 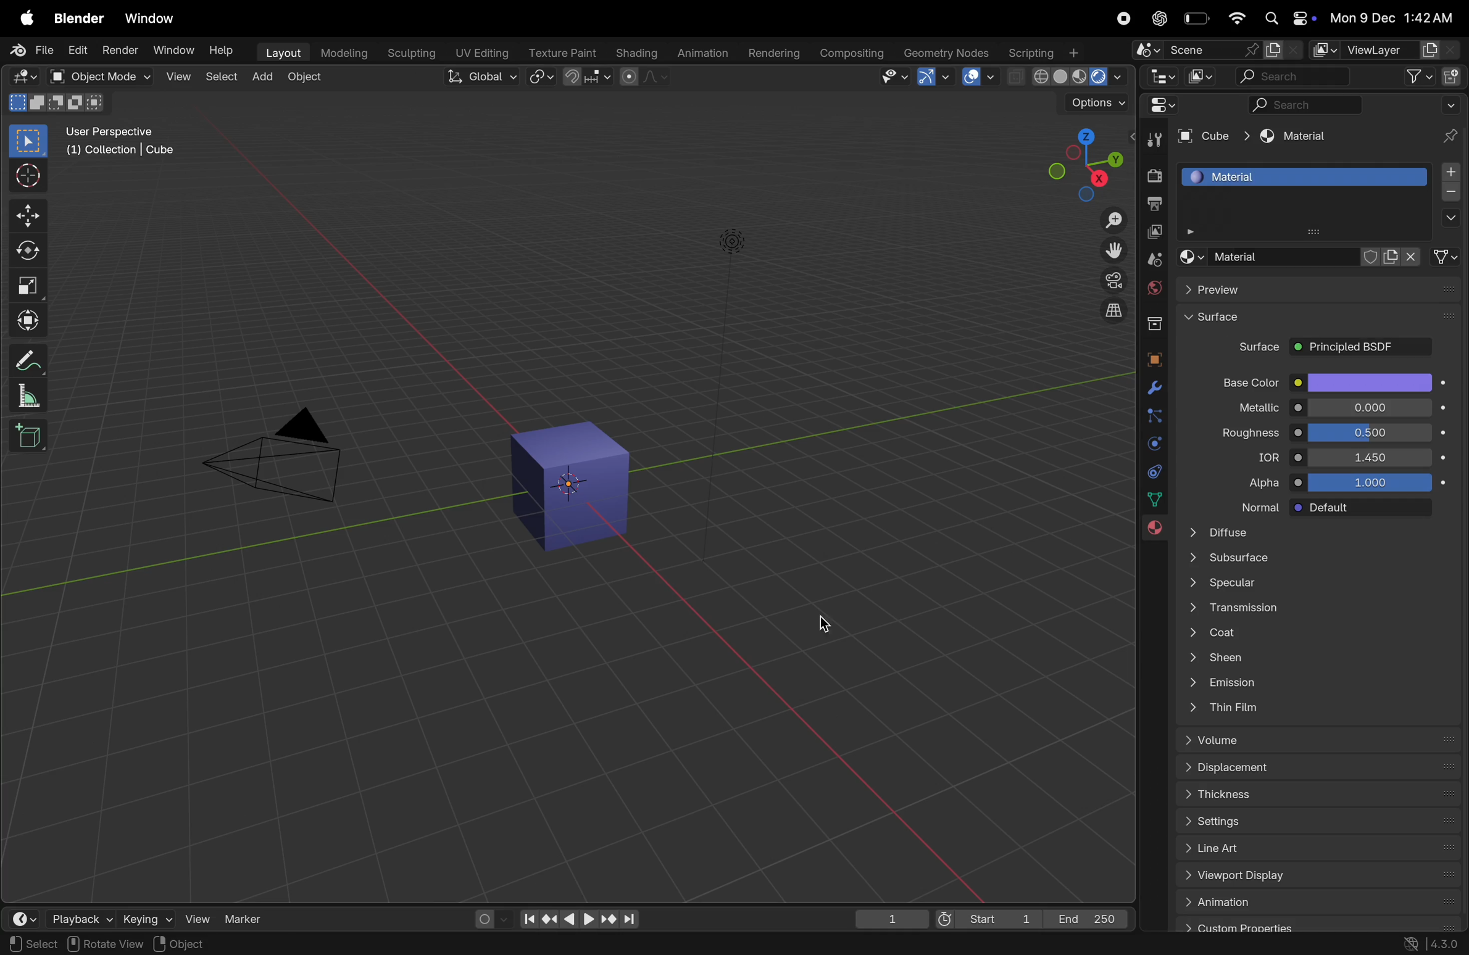 What do you see at coordinates (1298, 104) in the screenshot?
I see `searcg` at bounding box center [1298, 104].